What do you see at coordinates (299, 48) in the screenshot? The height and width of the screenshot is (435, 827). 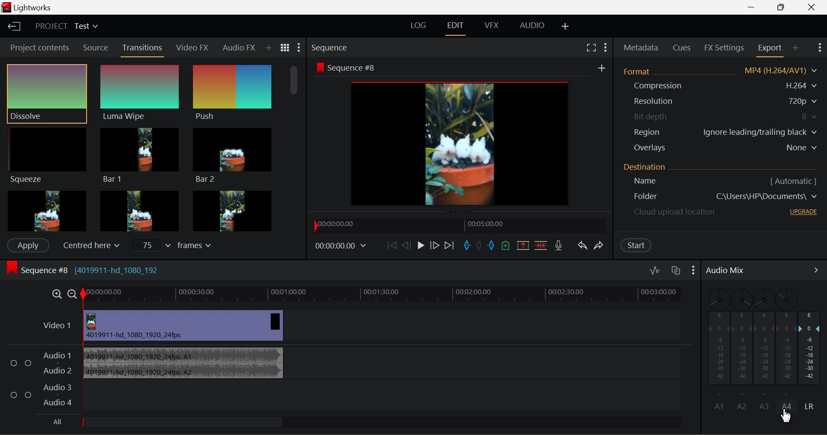 I see `Show Settings` at bounding box center [299, 48].